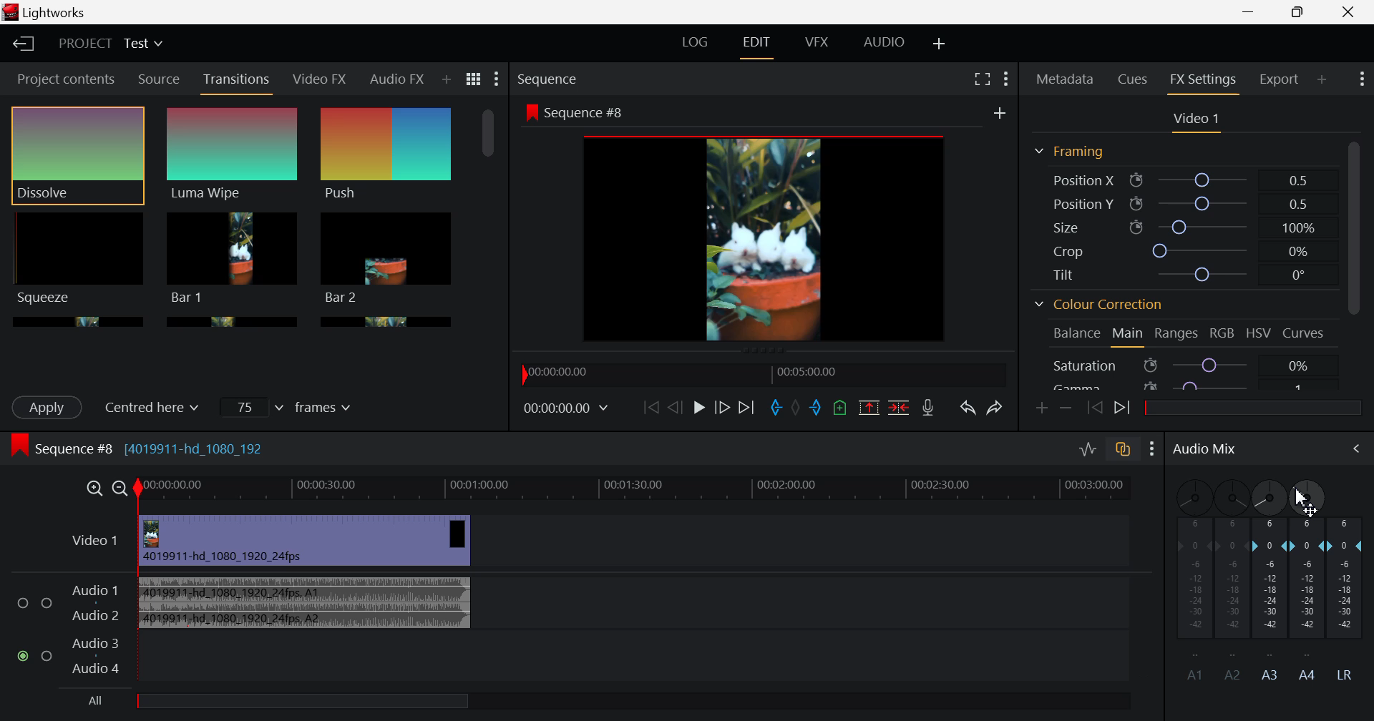 The image size is (1374, 721). What do you see at coordinates (1304, 499) in the screenshot?
I see `MOUSE_UP Cursor Position` at bounding box center [1304, 499].